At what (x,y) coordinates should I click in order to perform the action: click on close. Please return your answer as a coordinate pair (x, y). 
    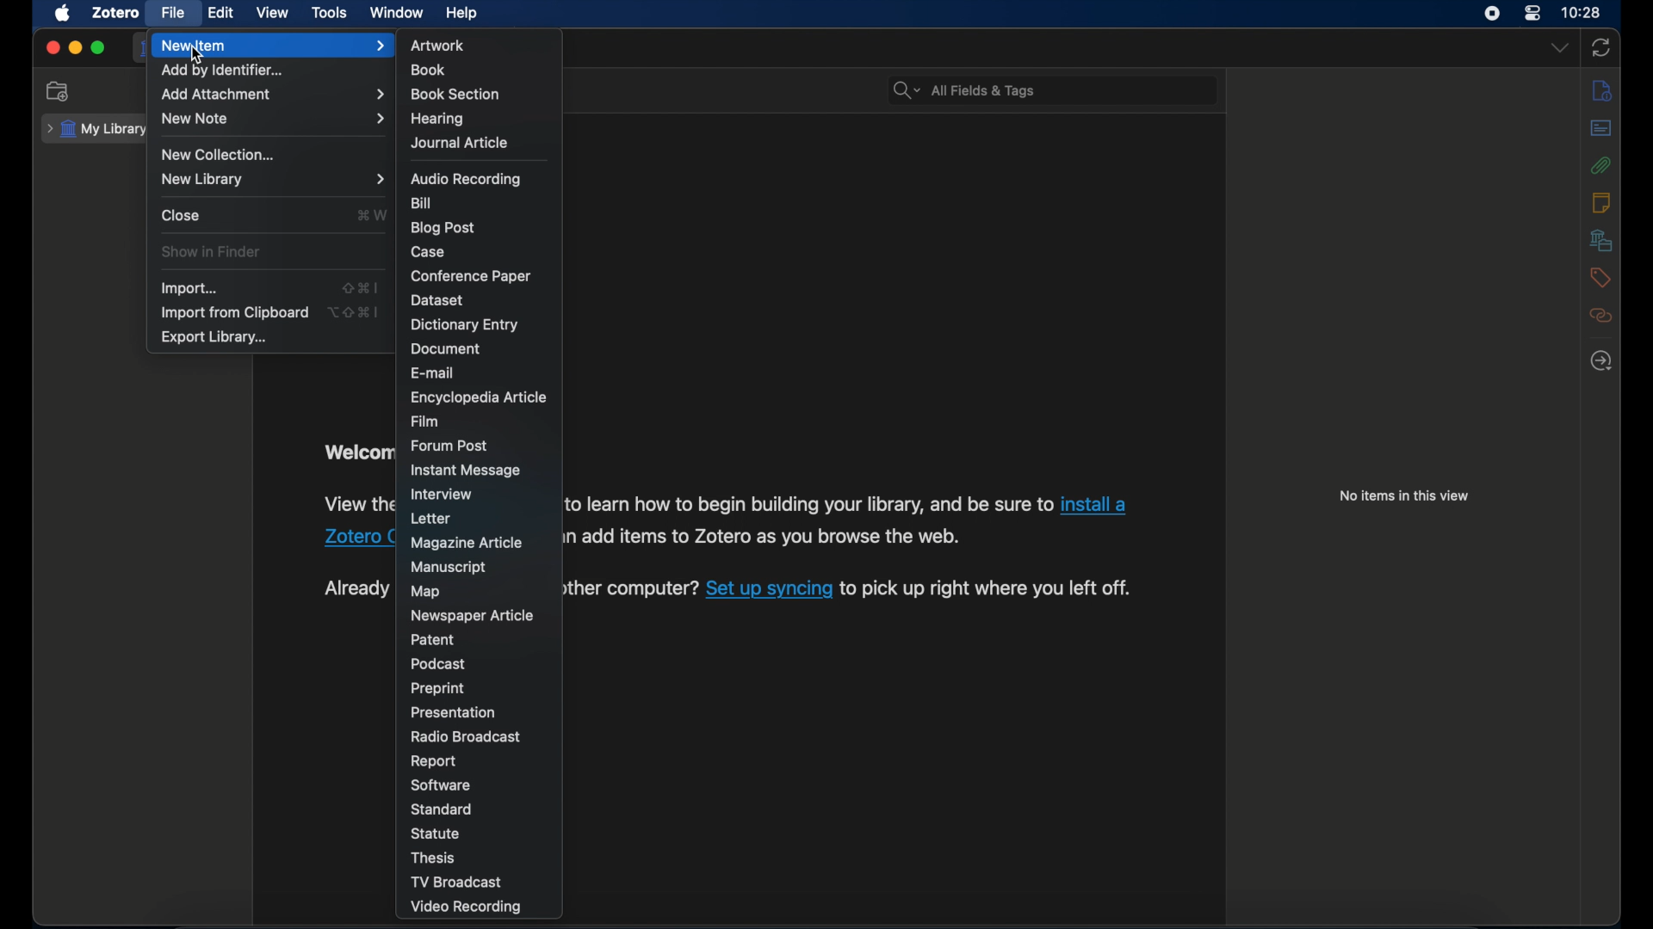
    Looking at the image, I should click on (52, 48).